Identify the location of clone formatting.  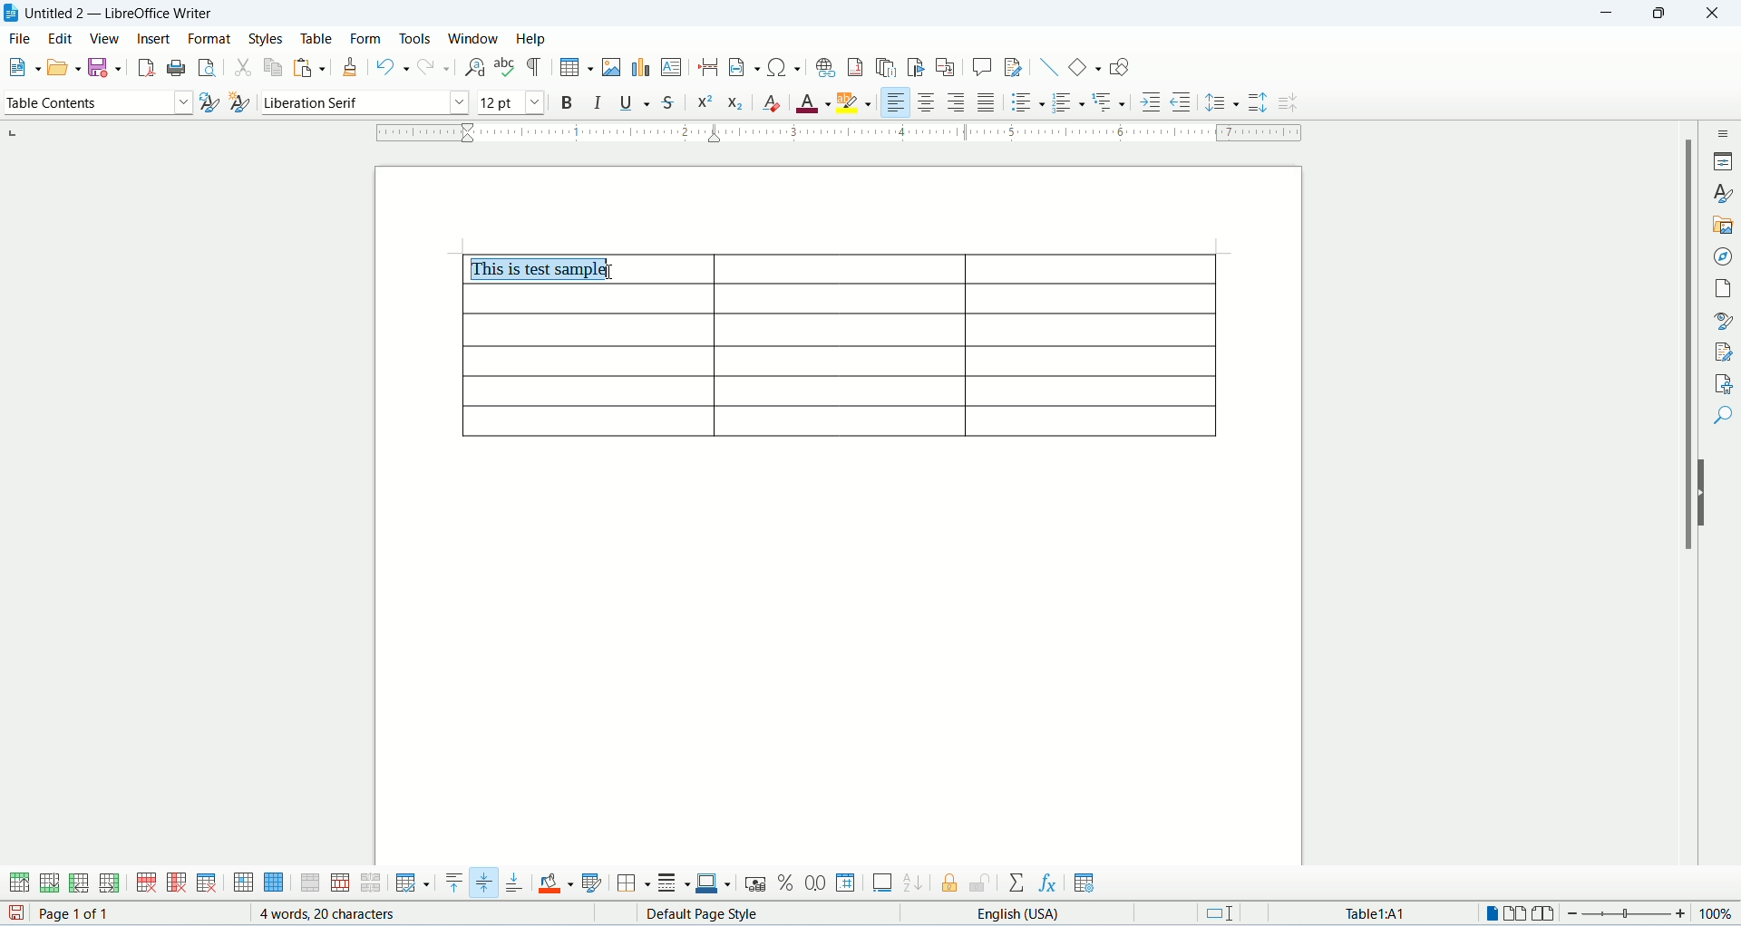
(352, 66).